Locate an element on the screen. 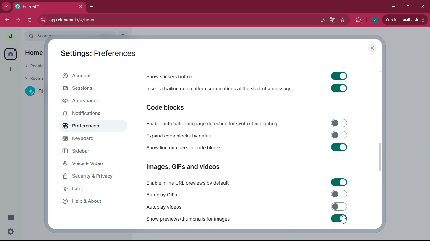  Autoplay GIFs is located at coordinates (165, 194).